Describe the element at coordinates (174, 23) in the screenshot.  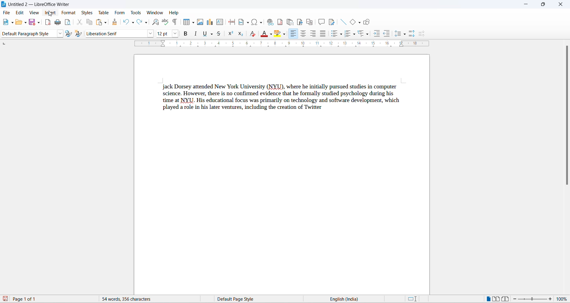
I see `toggle formatting marks` at that location.